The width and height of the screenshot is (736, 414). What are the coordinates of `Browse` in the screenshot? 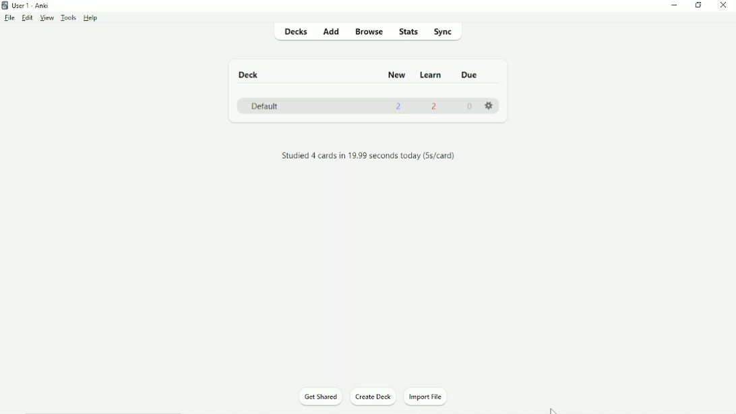 It's located at (371, 31).